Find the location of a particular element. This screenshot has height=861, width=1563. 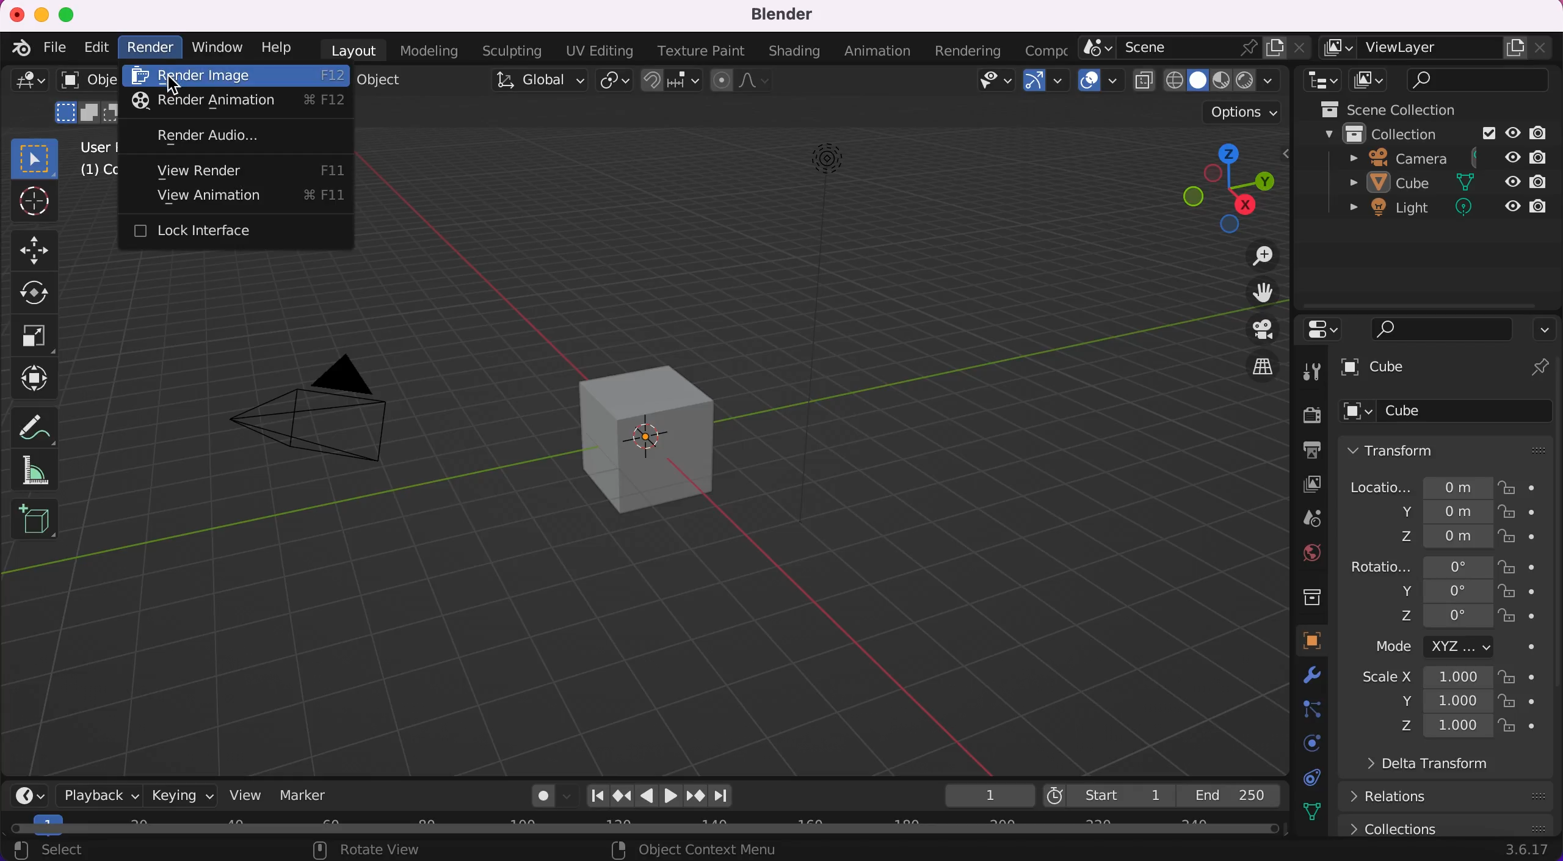

object context menu is located at coordinates (708, 851).